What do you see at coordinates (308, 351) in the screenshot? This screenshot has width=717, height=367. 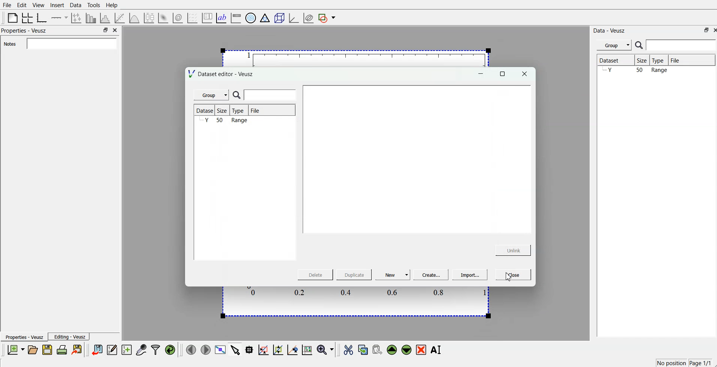 I see `reset graph axes` at bounding box center [308, 351].